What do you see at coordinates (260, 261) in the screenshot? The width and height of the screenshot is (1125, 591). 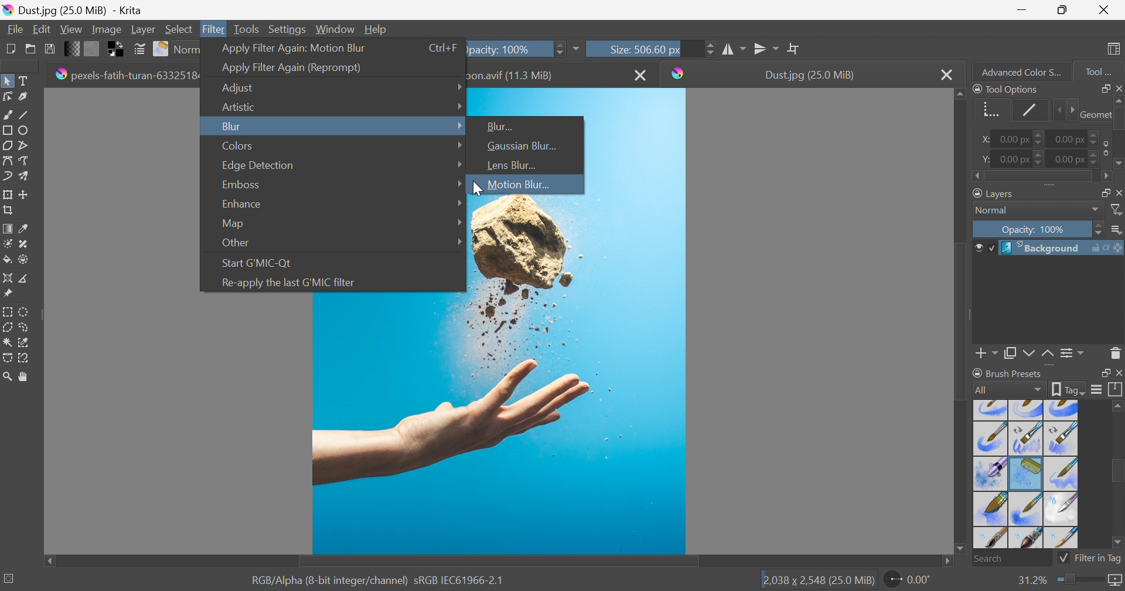 I see `Start G'MIC -Qt` at bounding box center [260, 261].